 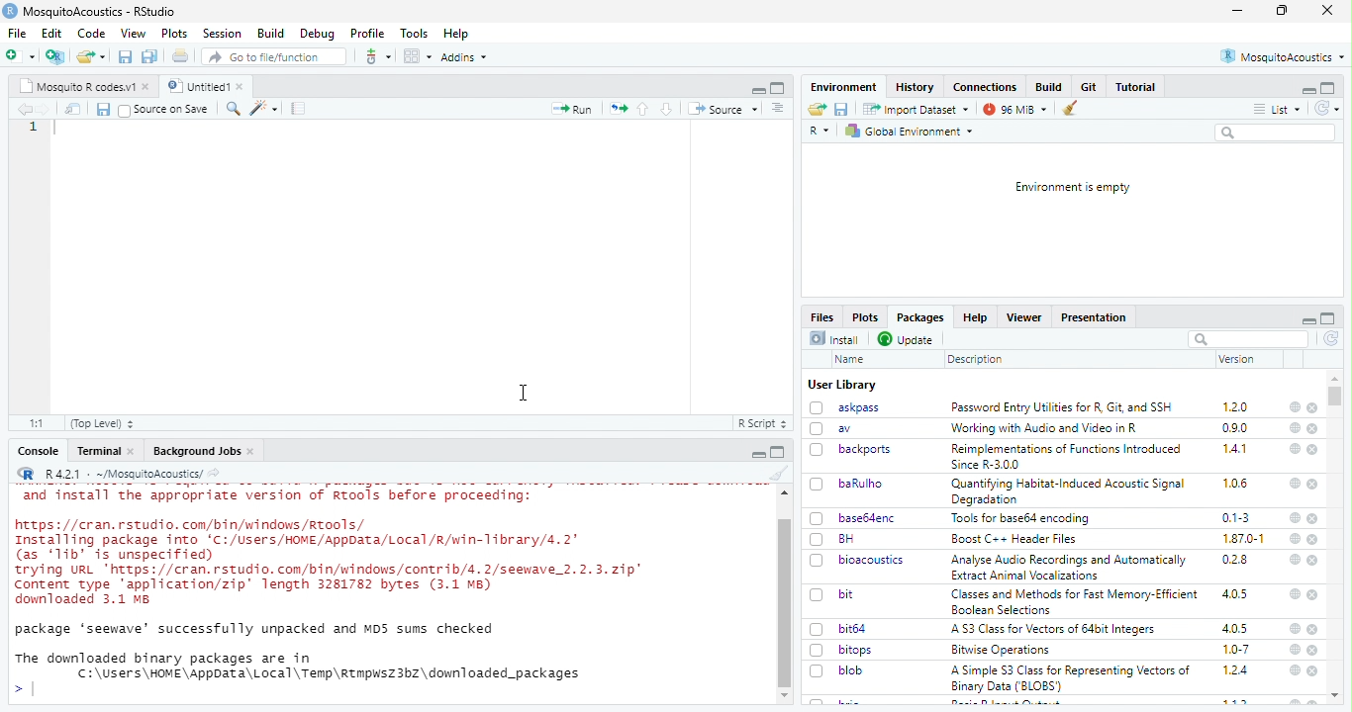 I want to click on close, so click(x=251, y=452).